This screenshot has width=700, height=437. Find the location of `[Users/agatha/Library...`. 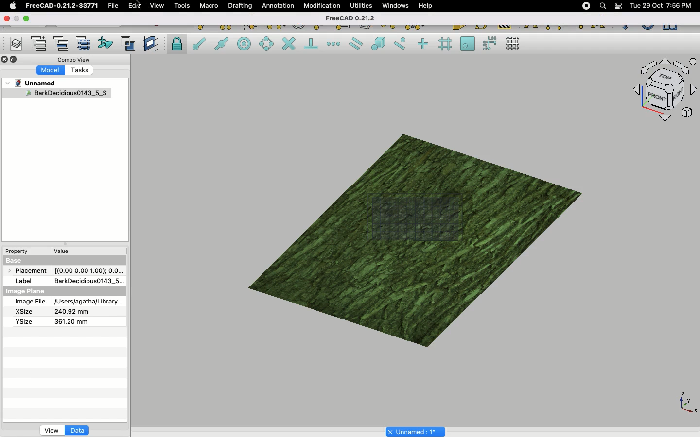

[Users/agatha/Library... is located at coordinates (87, 302).